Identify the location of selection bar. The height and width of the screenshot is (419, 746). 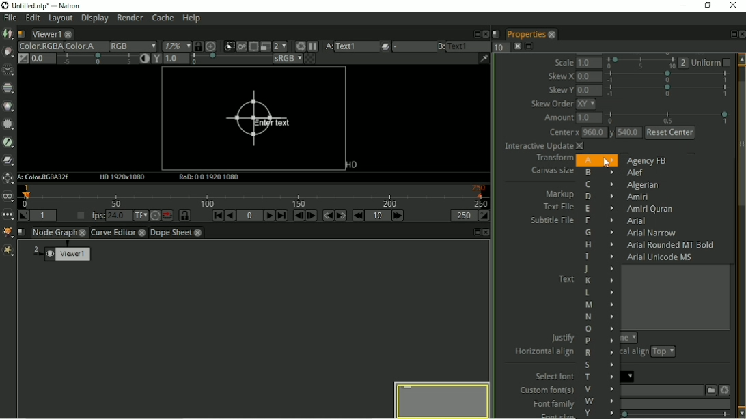
(677, 415).